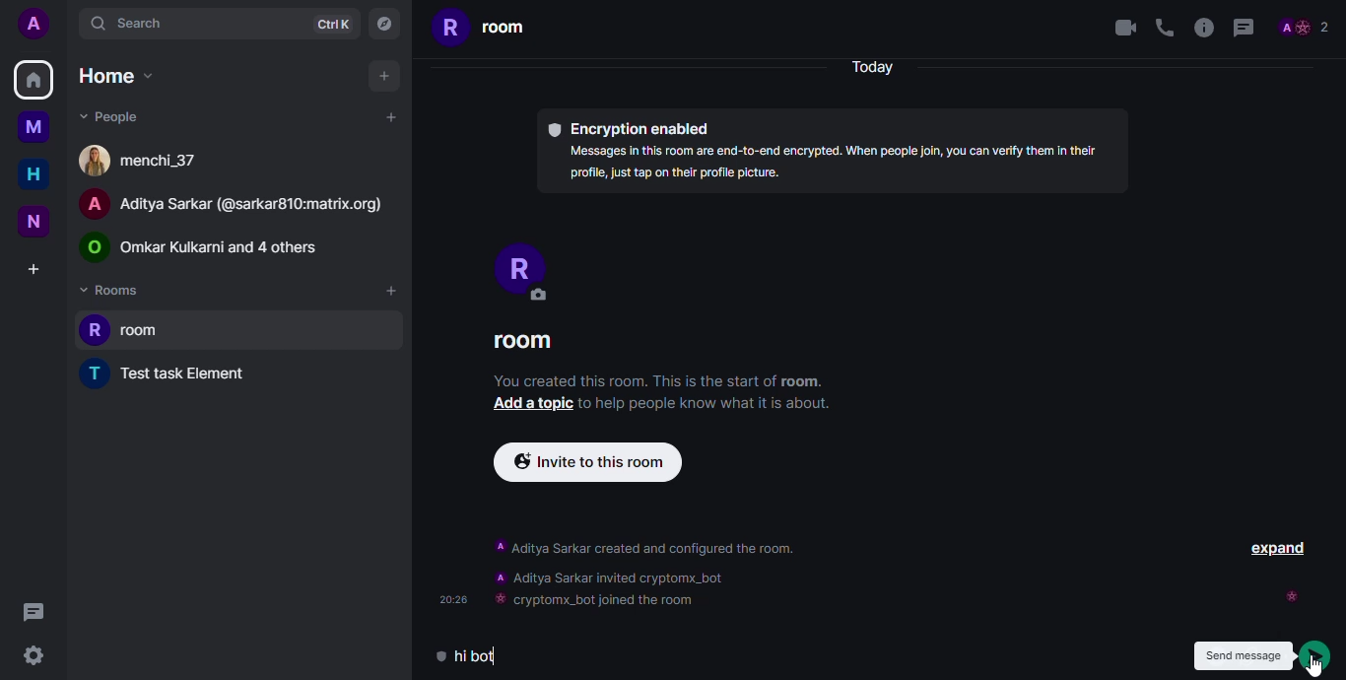 This screenshot has height=680, width=1346. What do you see at coordinates (33, 23) in the screenshot?
I see `add profile picture` at bounding box center [33, 23].